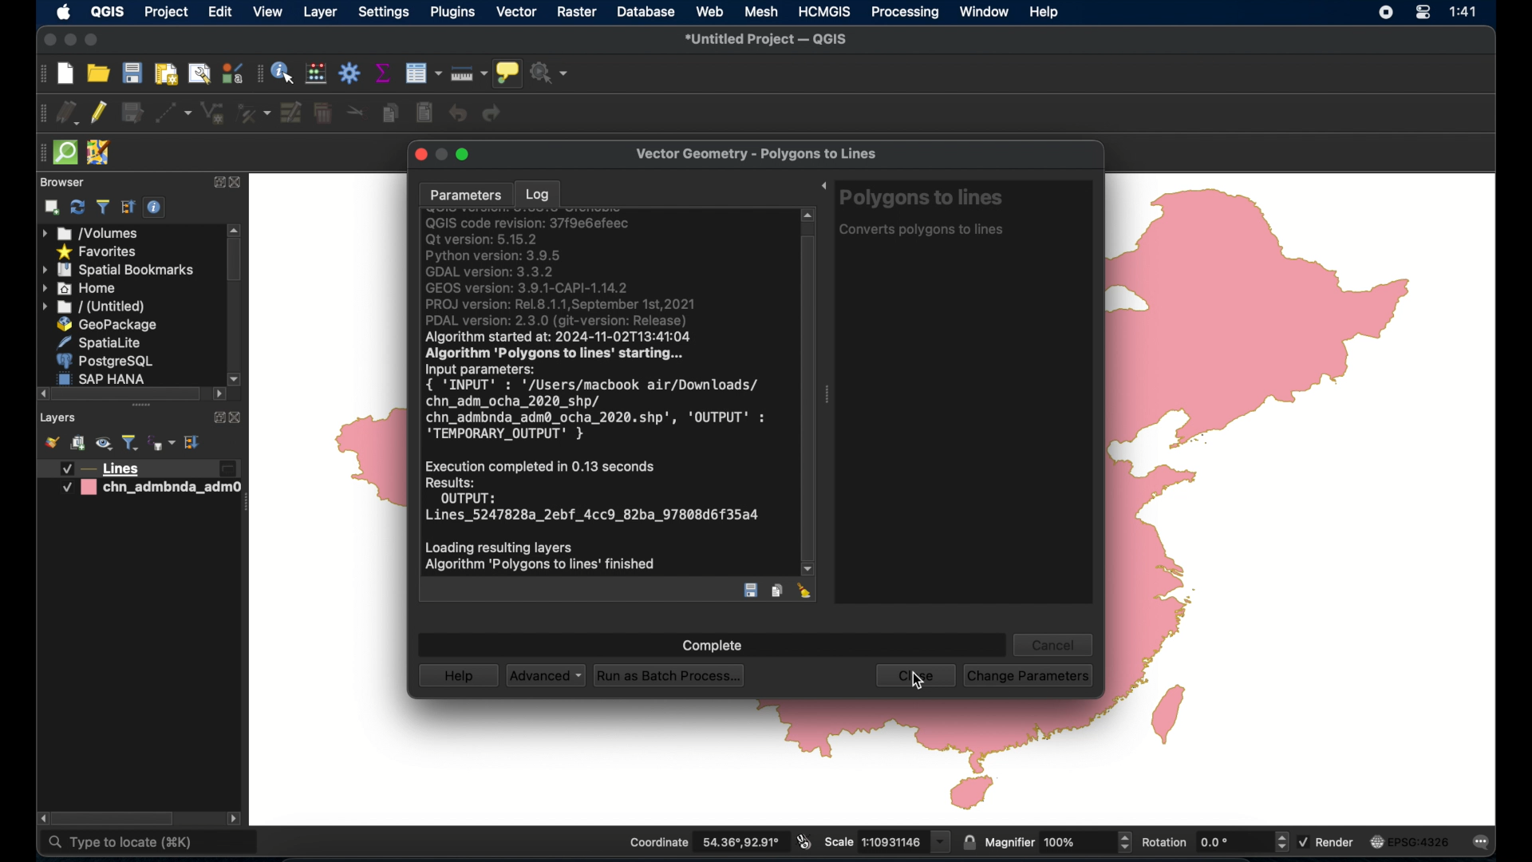  I want to click on scroll down arrow, so click(806, 568).